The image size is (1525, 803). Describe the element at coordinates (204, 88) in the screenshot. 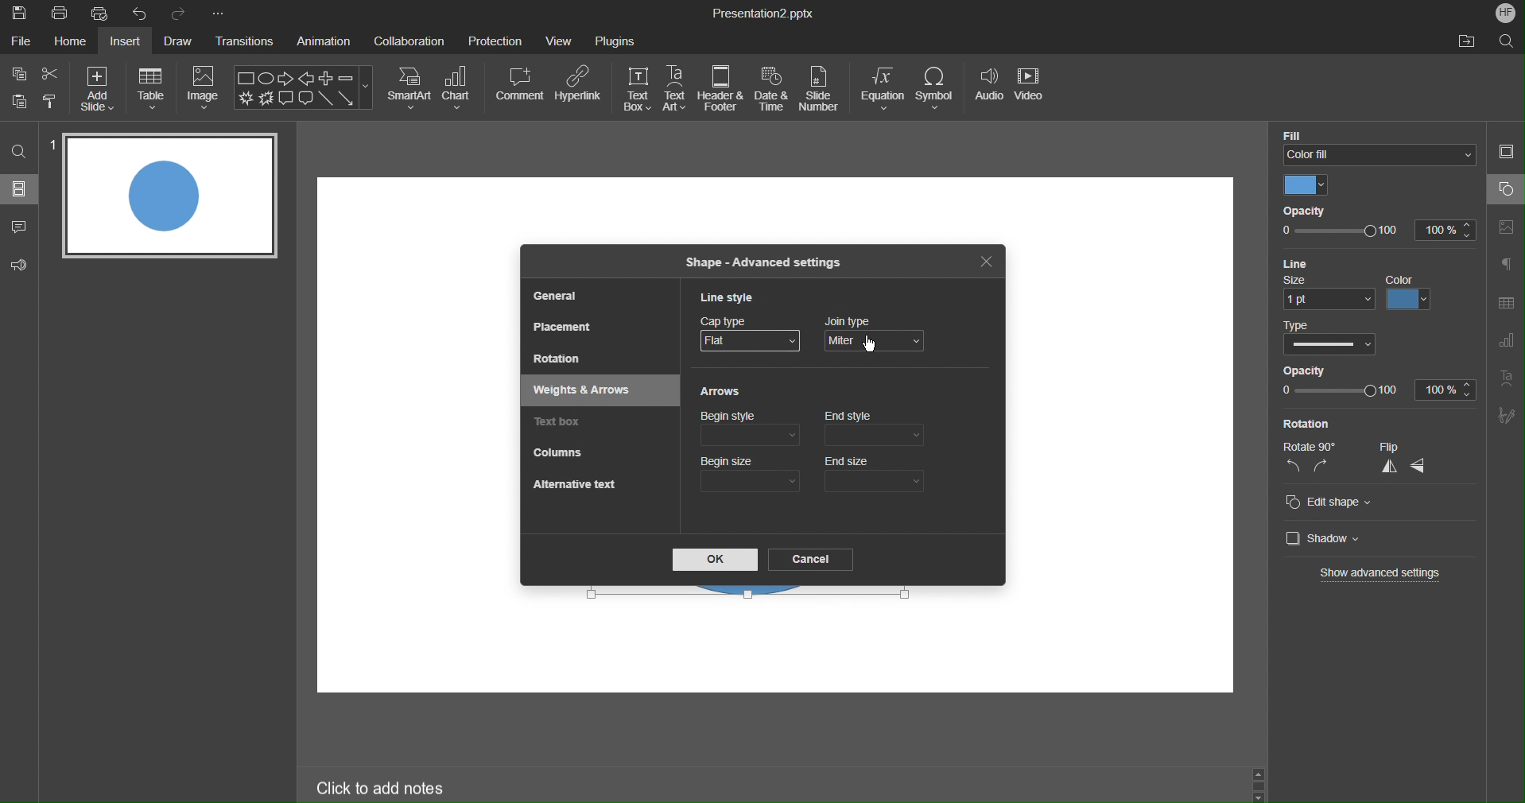

I see `Image` at that location.